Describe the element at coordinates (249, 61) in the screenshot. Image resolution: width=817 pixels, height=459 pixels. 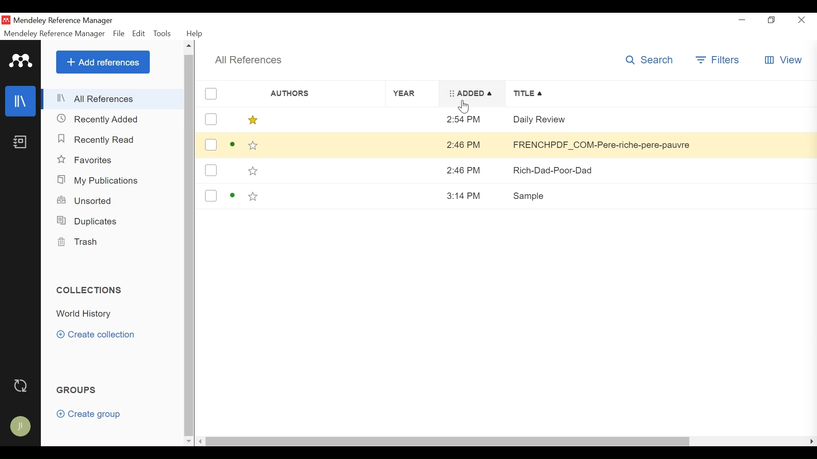
I see `All References` at that location.